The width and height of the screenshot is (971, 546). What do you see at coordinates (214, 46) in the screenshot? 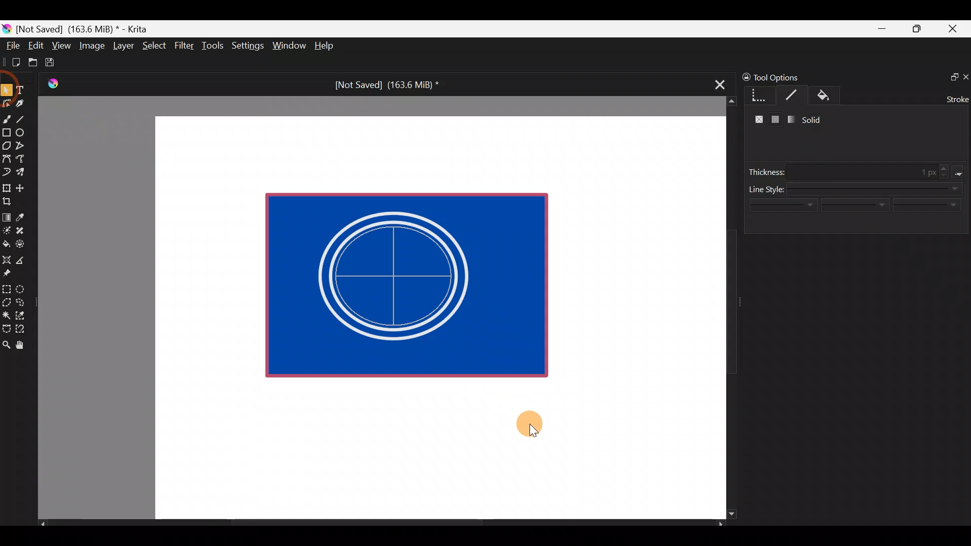
I see `Tools` at bounding box center [214, 46].